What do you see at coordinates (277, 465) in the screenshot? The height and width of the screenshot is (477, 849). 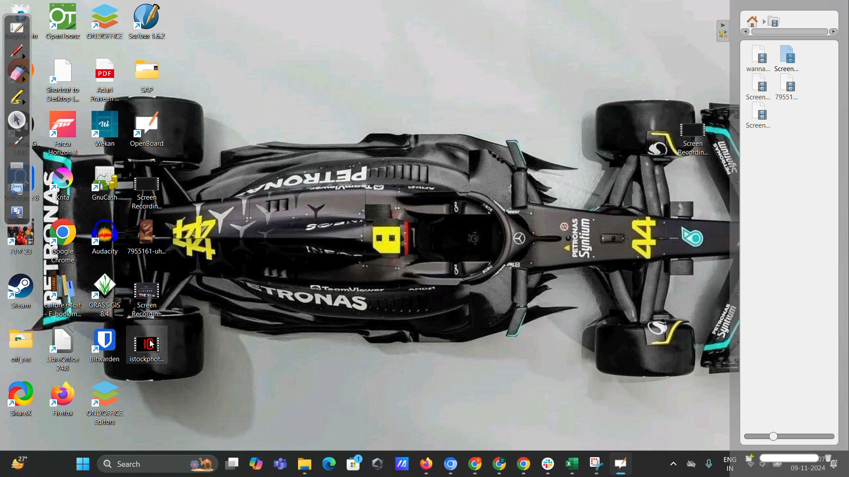 I see `Microsoft teams` at bounding box center [277, 465].